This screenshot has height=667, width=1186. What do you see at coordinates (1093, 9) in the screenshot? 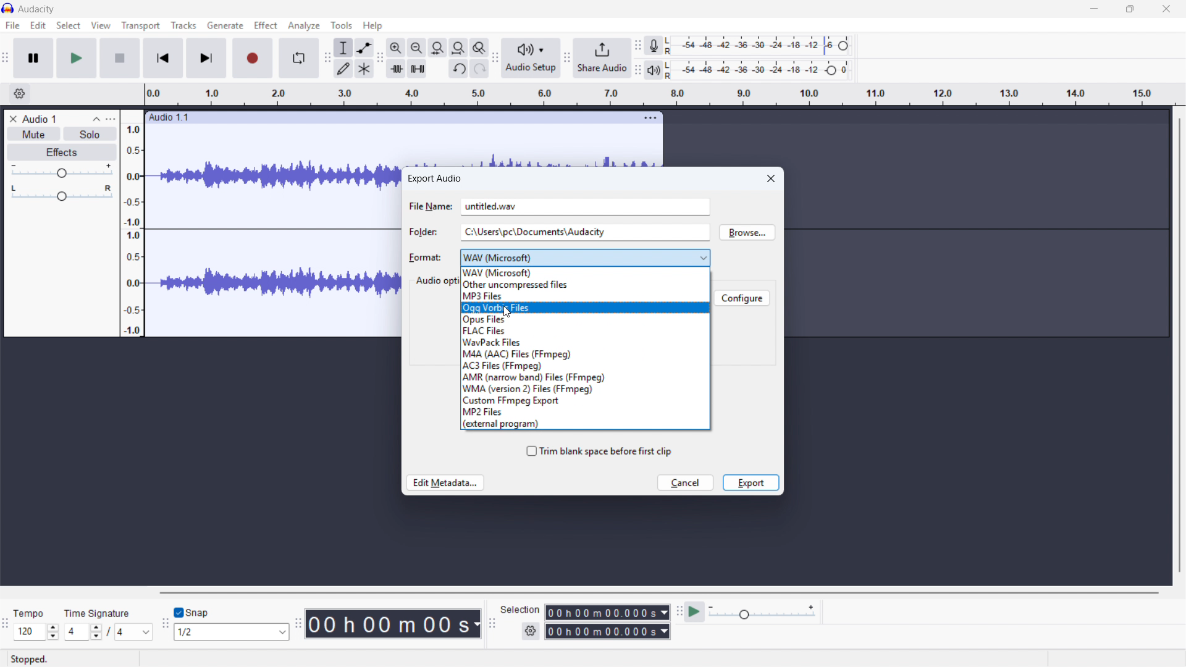
I see `minimise ` at bounding box center [1093, 9].